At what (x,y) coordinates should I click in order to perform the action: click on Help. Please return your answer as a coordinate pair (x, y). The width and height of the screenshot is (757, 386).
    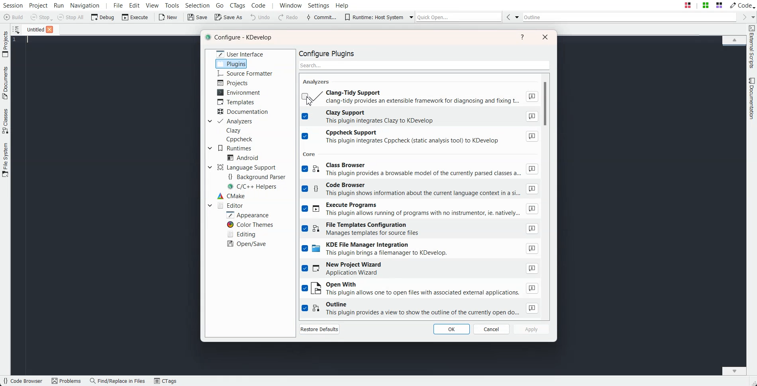
    Looking at the image, I should click on (523, 37).